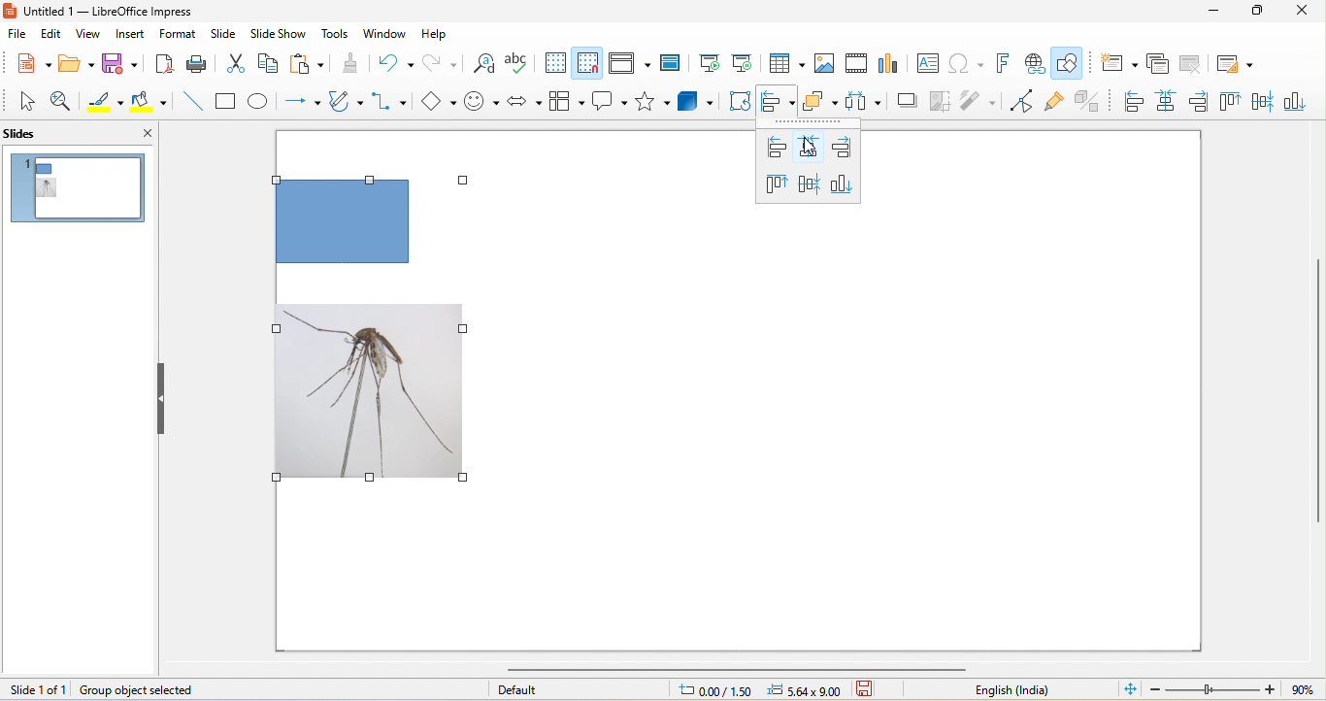  Describe the element at coordinates (713, 689) in the screenshot. I see `0.00/1.50` at that location.